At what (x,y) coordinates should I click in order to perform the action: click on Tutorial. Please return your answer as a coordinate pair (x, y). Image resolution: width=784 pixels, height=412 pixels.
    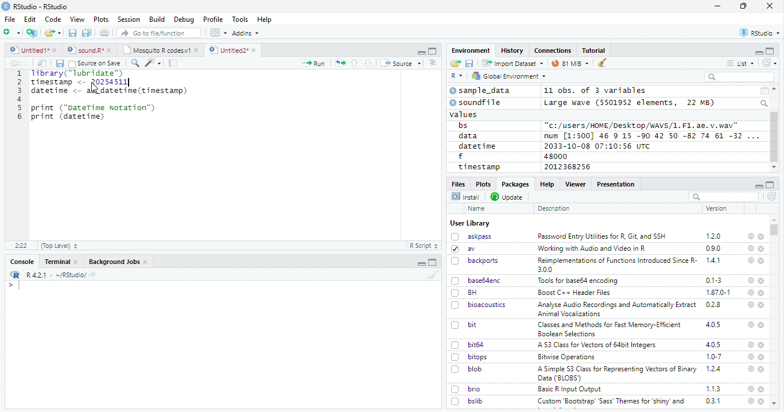
    Looking at the image, I should click on (595, 50).